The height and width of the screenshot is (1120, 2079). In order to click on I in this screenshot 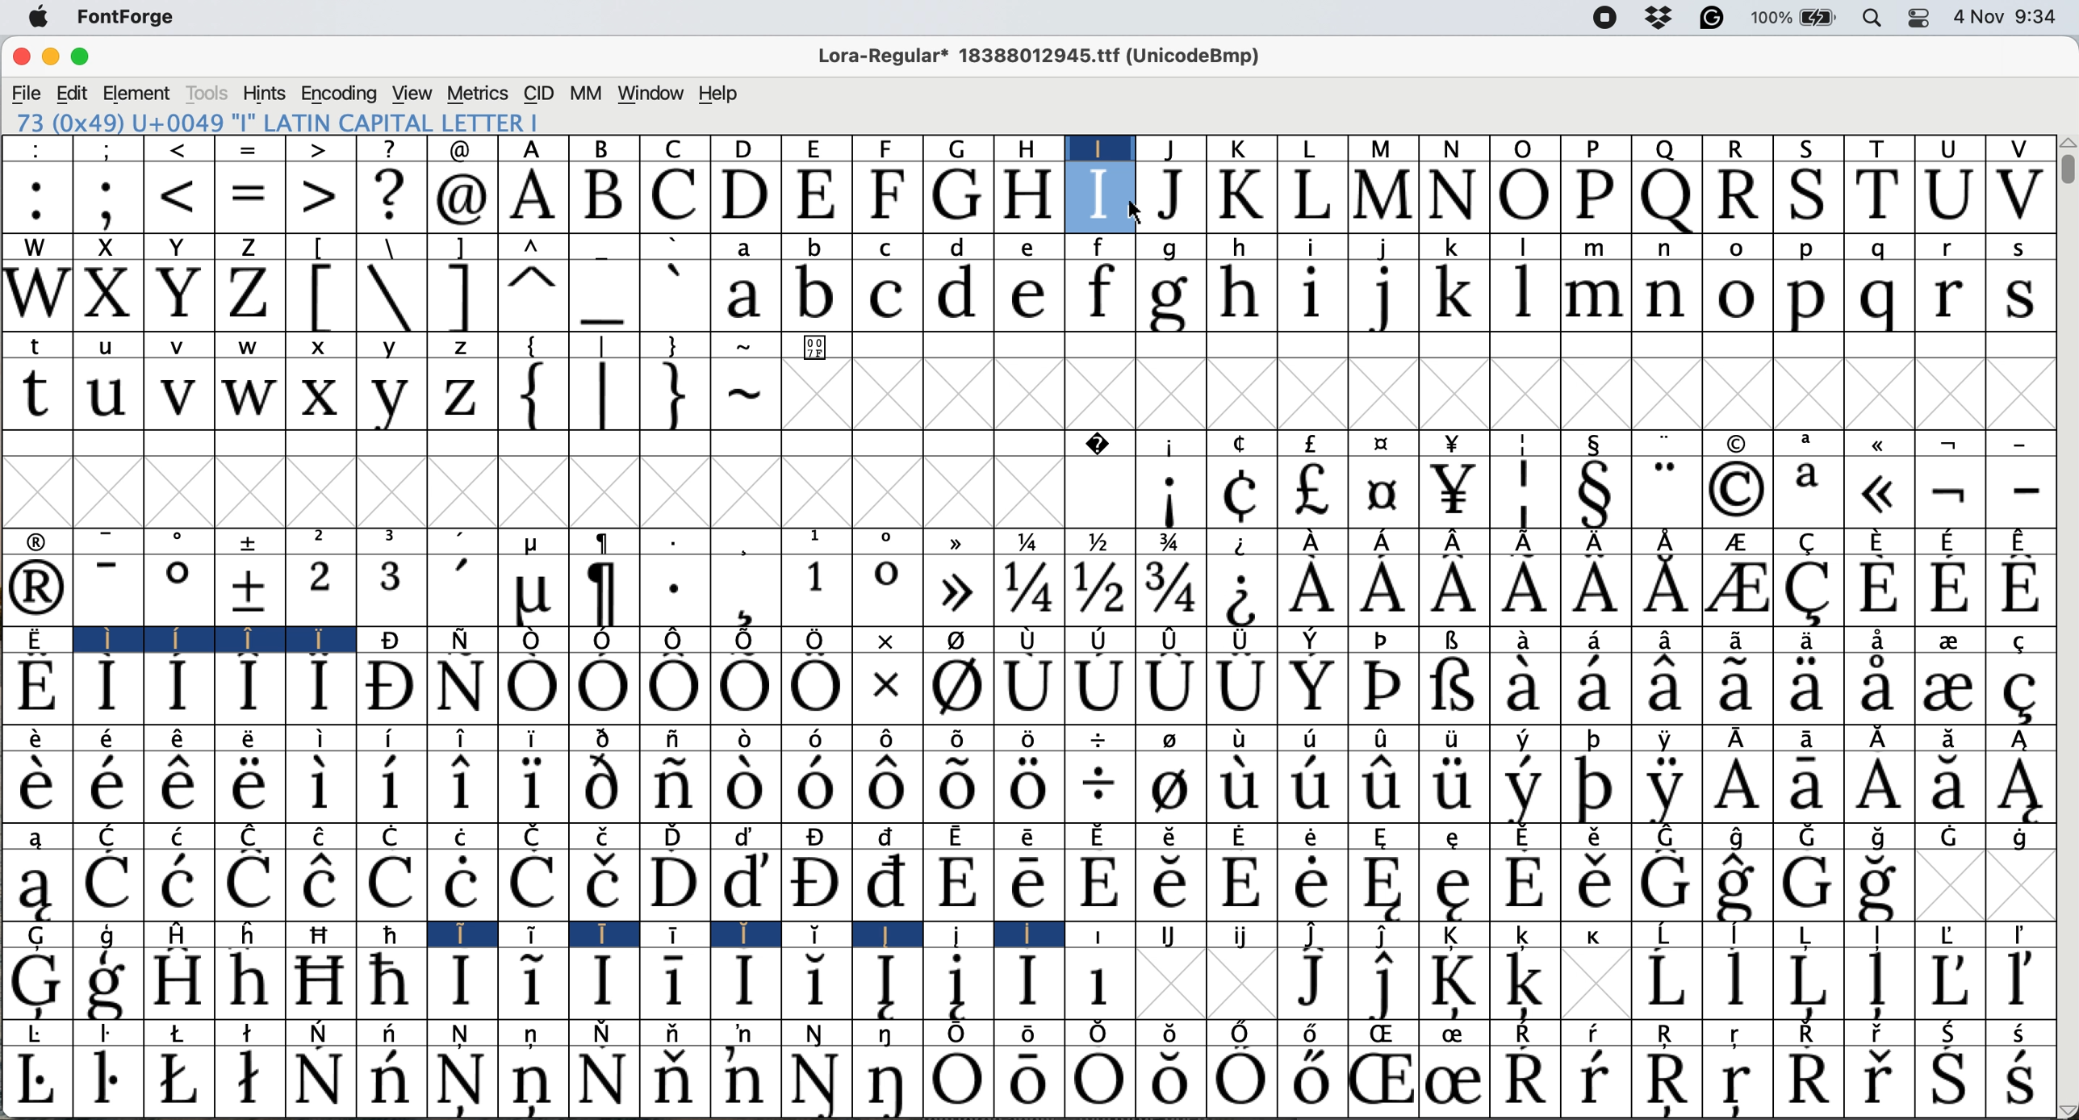, I will do `click(1101, 196)`.